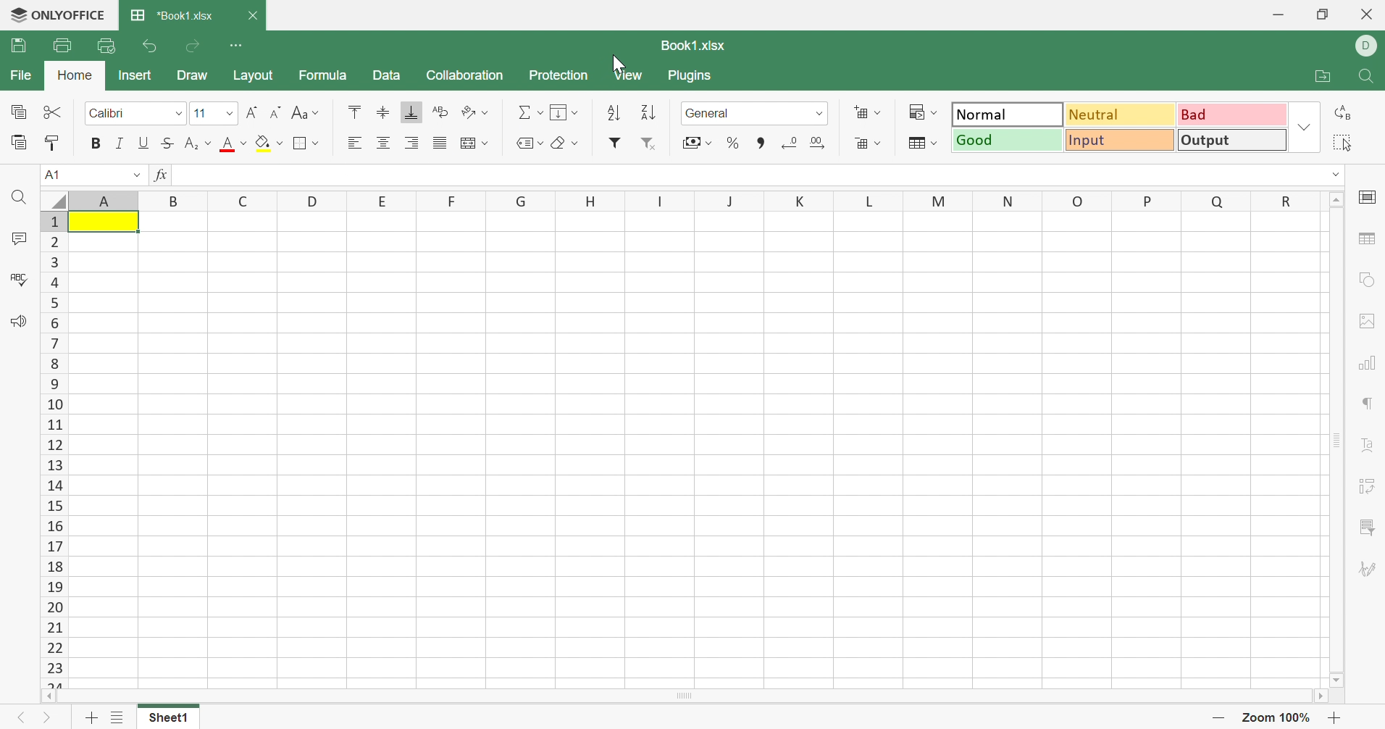 Image resolution: width=1385 pixels, height=729 pixels. Describe the element at coordinates (168, 719) in the screenshot. I see `Select1` at that location.